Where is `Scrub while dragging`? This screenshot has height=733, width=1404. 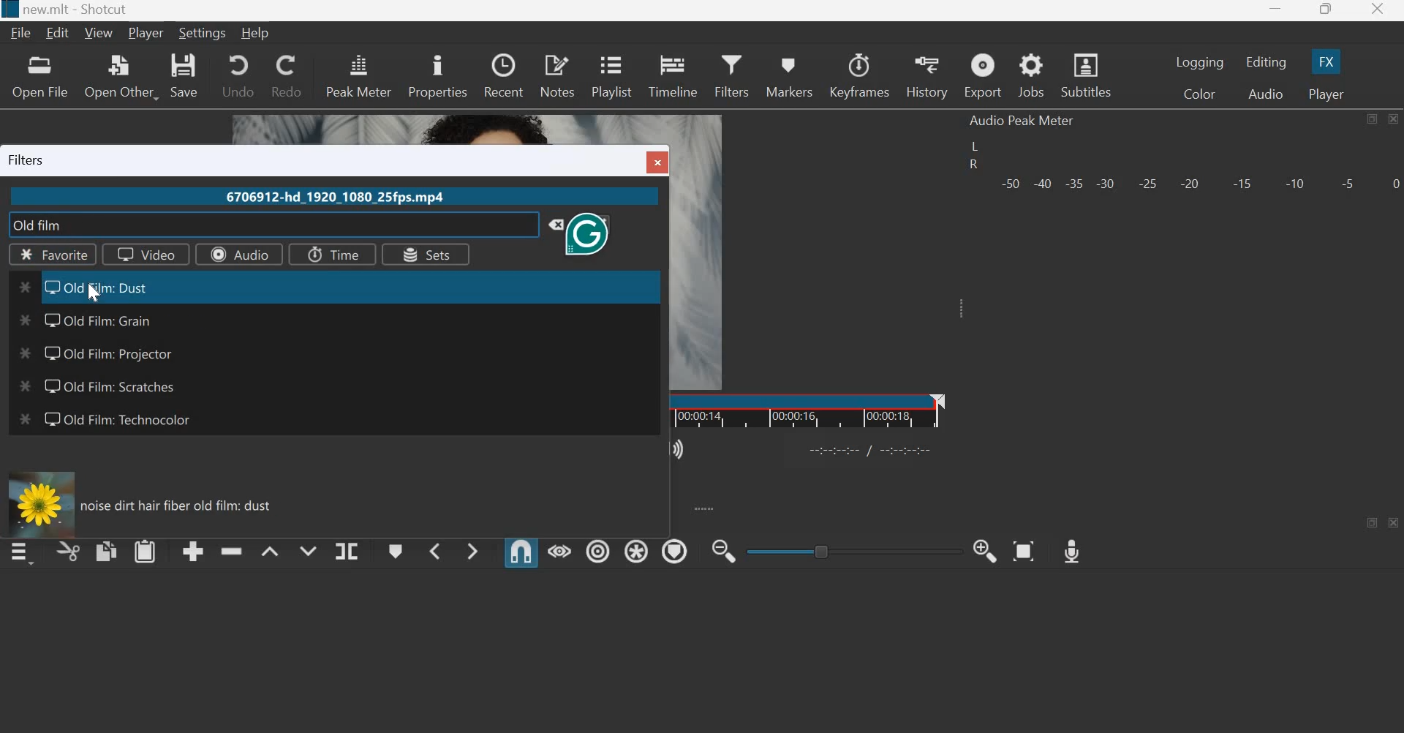
Scrub while dragging is located at coordinates (560, 551).